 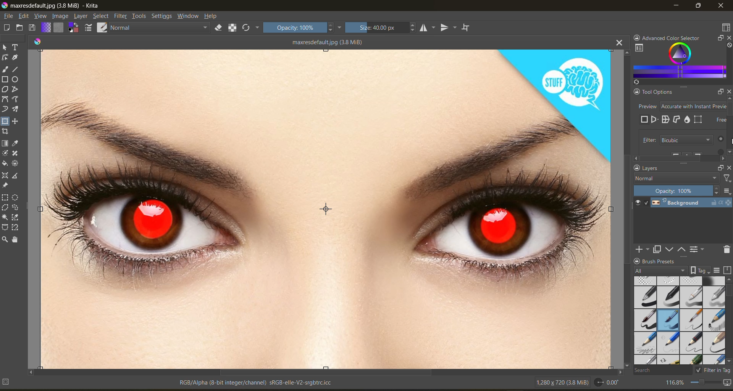 What do you see at coordinates (5, 163) in the screenshot?
I see `tool` at bounding box center [5, 163].